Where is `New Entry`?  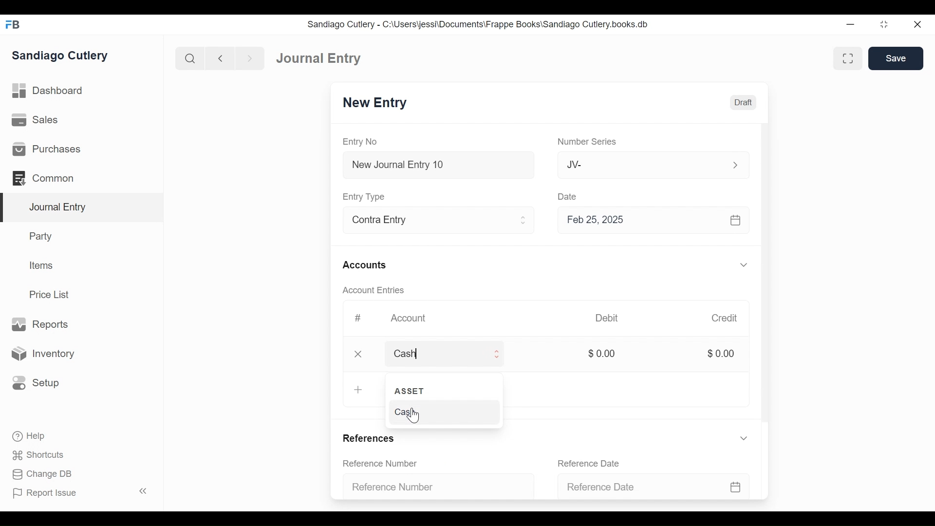
New Entry is located at coordinates (377, 104).